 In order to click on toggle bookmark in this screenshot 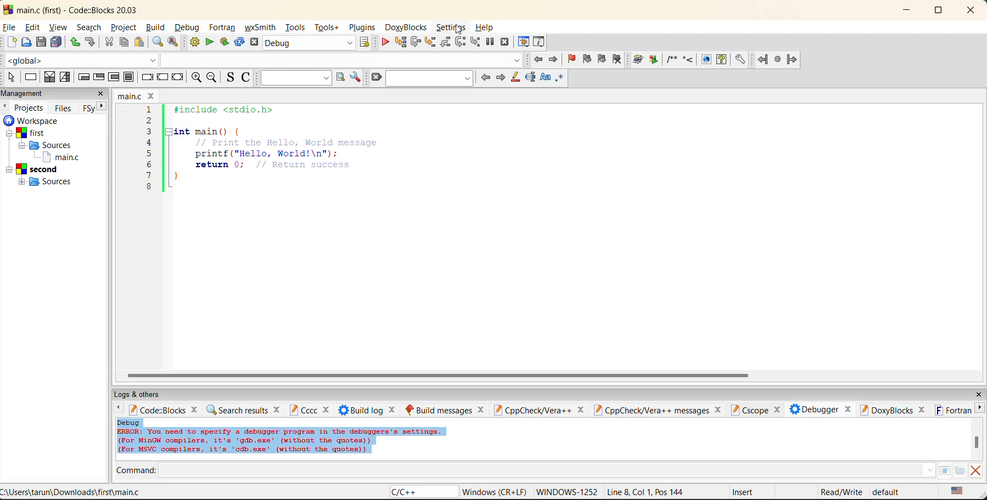, I will do `click(571, 59)`.